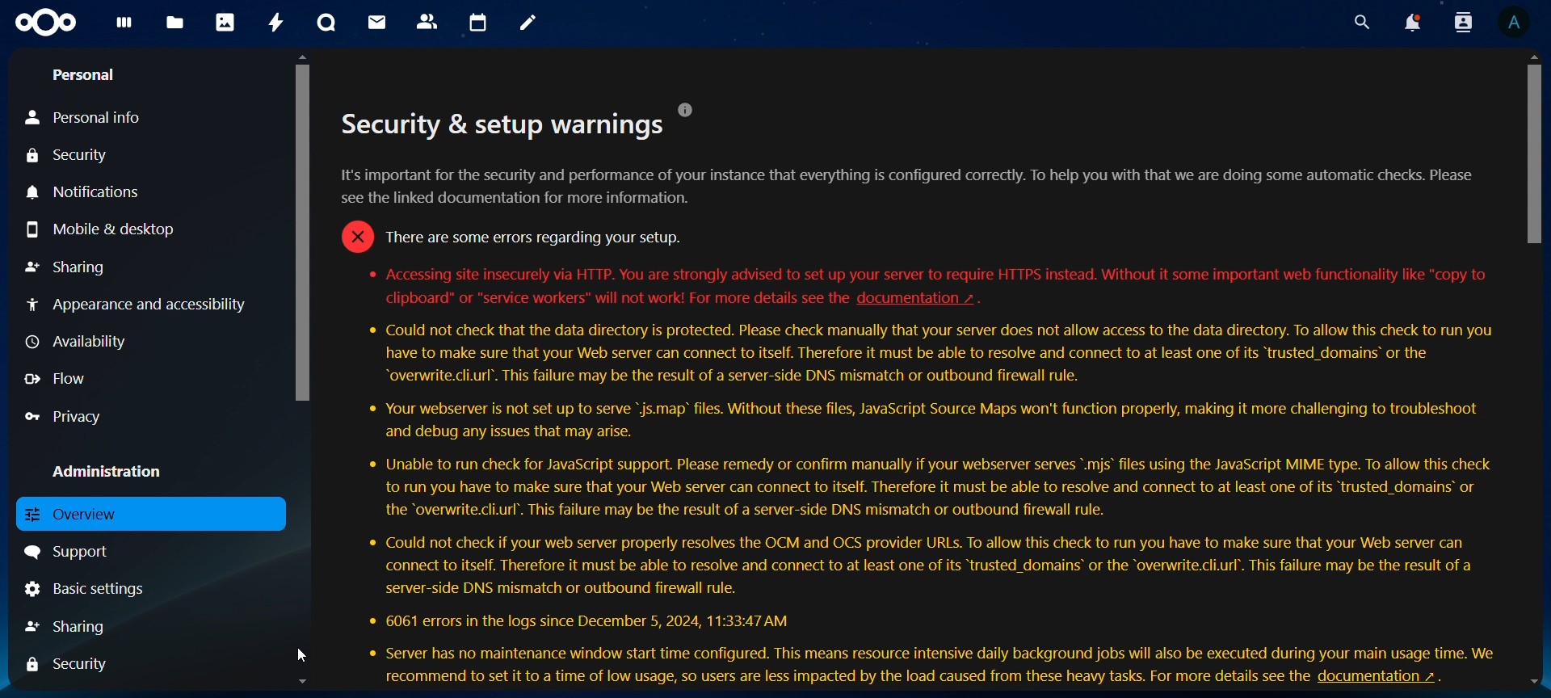  What do you see at coordinates (1387, 678) in the screenshot?
I see `documentation` at bounding box center [1387, 678].